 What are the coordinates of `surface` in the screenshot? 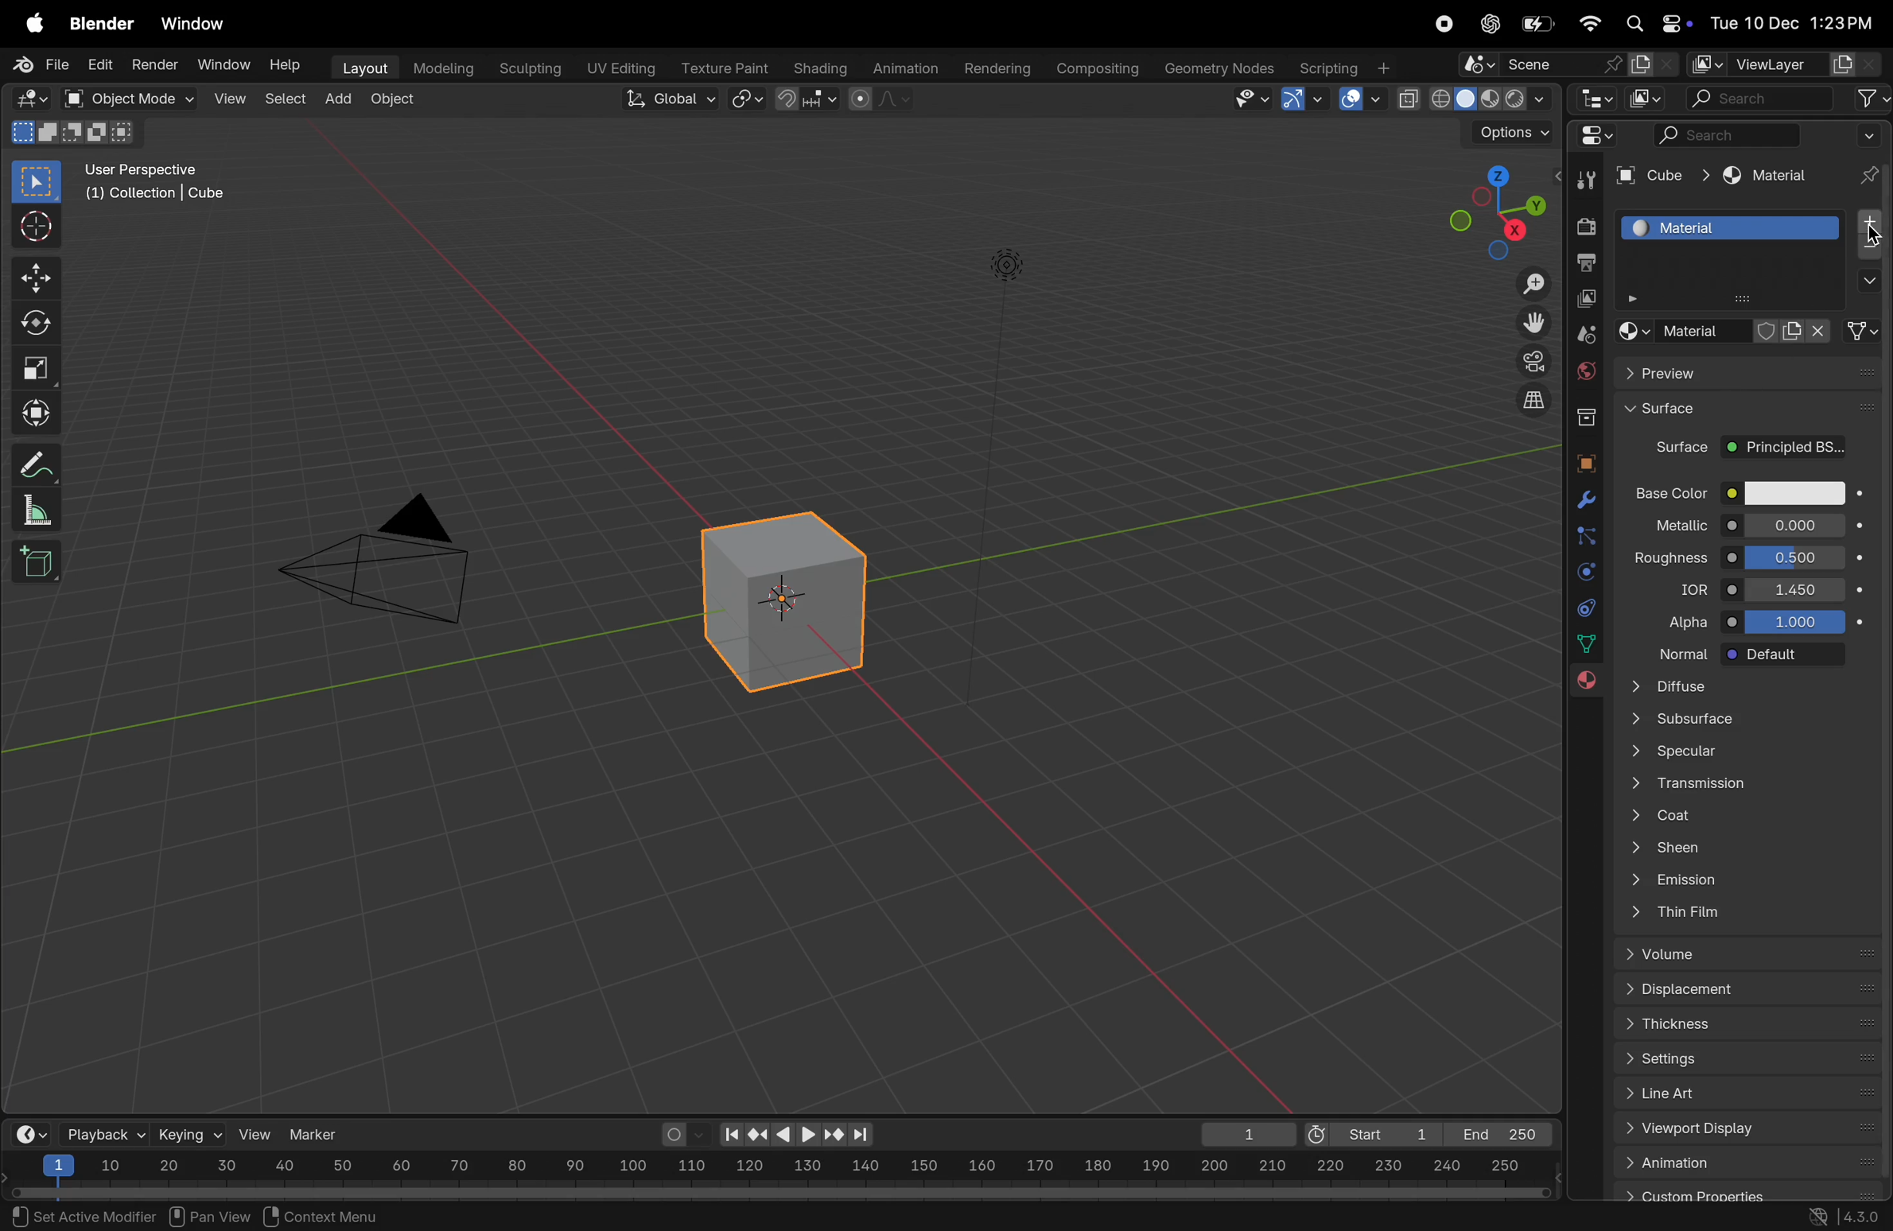 It's located at (1673, 447).